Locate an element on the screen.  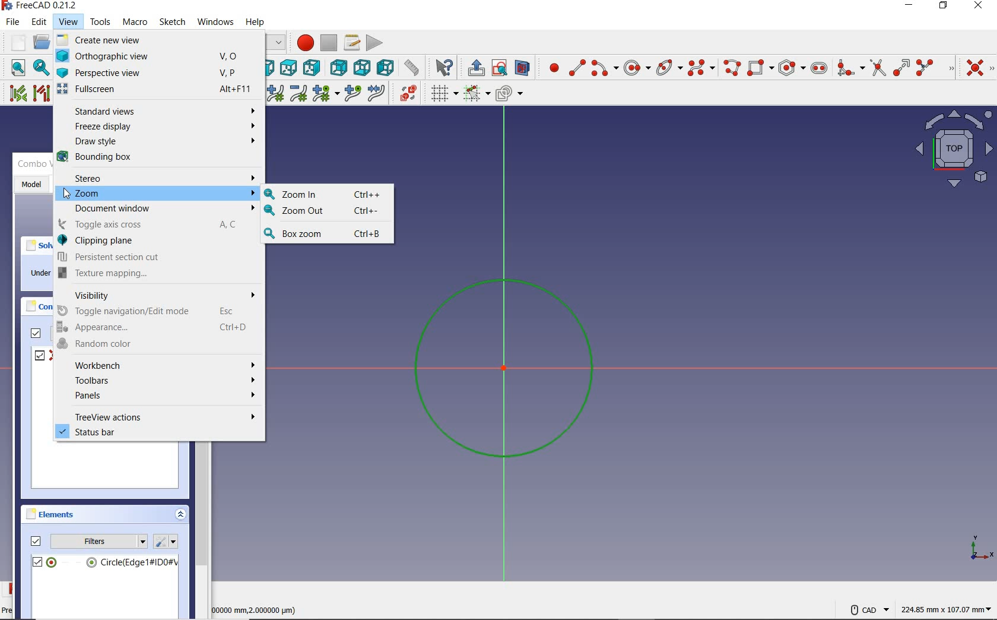
tools is located at coordinates (100, 23).